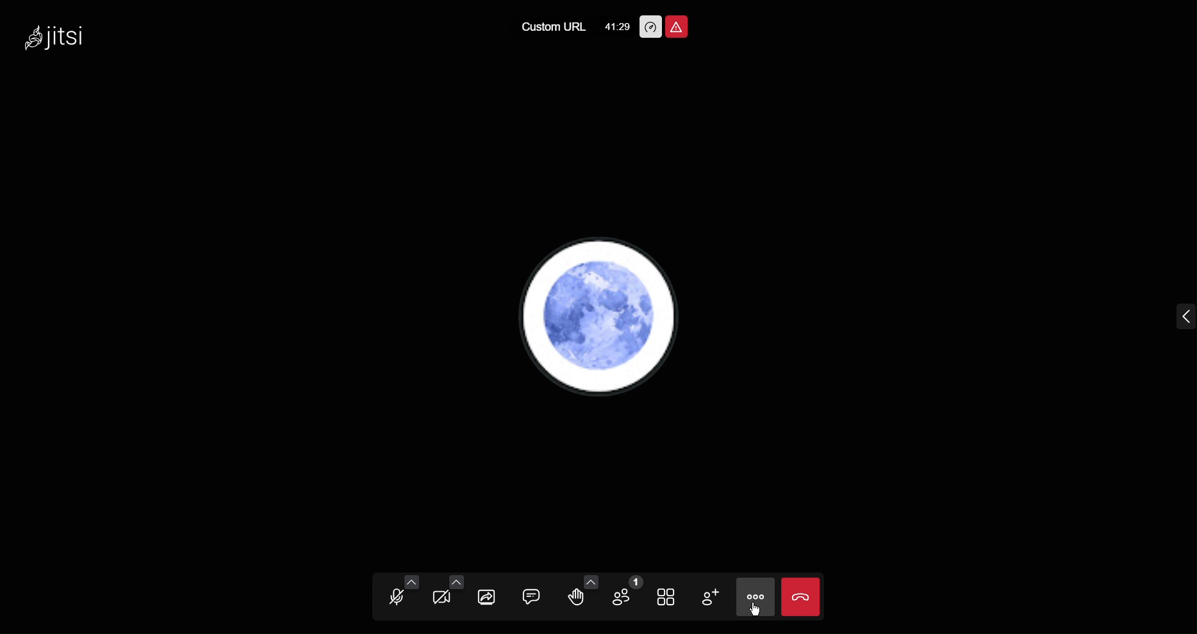 This screenshot has width=1197, height=634. Describe the element at coordinates (627, 594) in the screenshot. I see `Participants` at that location.